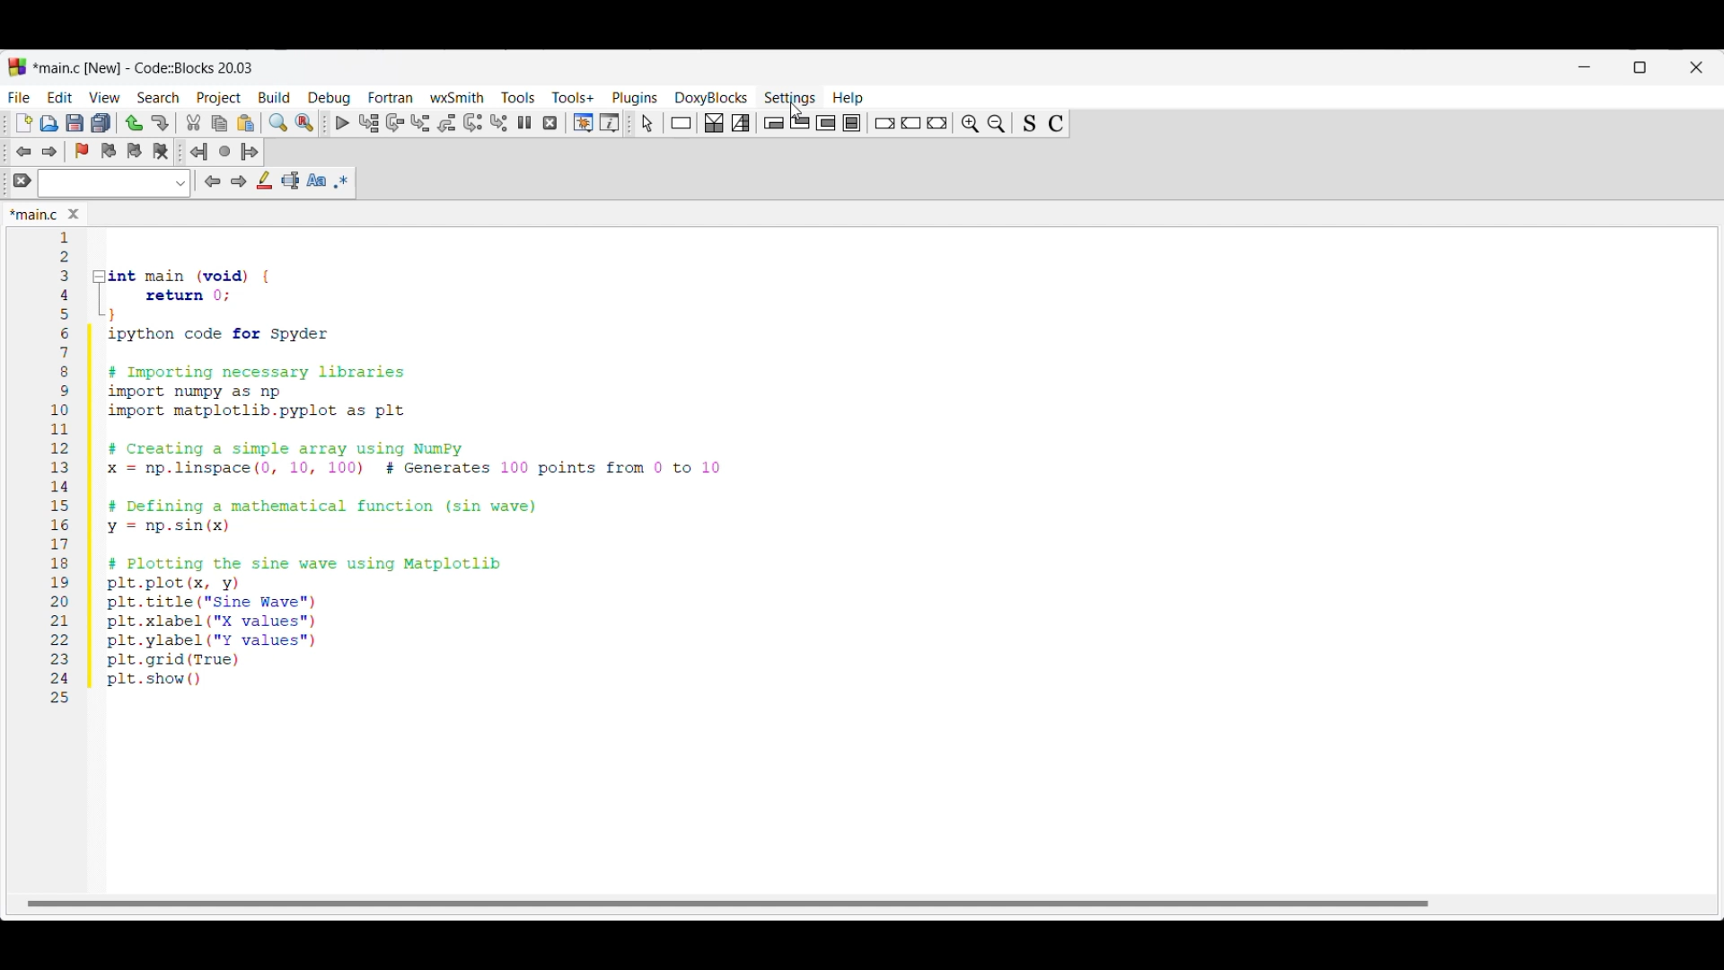  I want to click on codeblock logo, so click(17, 67).